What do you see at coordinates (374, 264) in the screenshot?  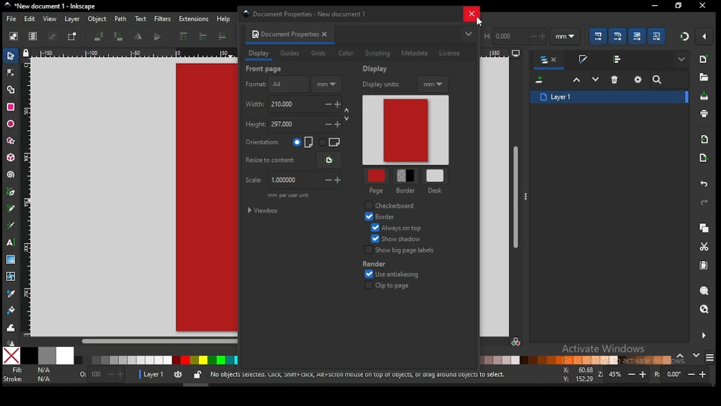 I see `border` at bounding box center [374, 264].